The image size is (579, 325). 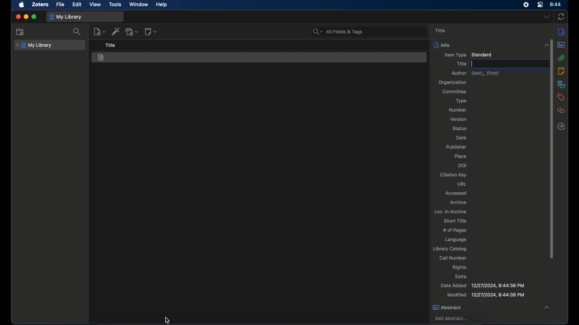 I want to click on locate, so click(x=561, y=127).